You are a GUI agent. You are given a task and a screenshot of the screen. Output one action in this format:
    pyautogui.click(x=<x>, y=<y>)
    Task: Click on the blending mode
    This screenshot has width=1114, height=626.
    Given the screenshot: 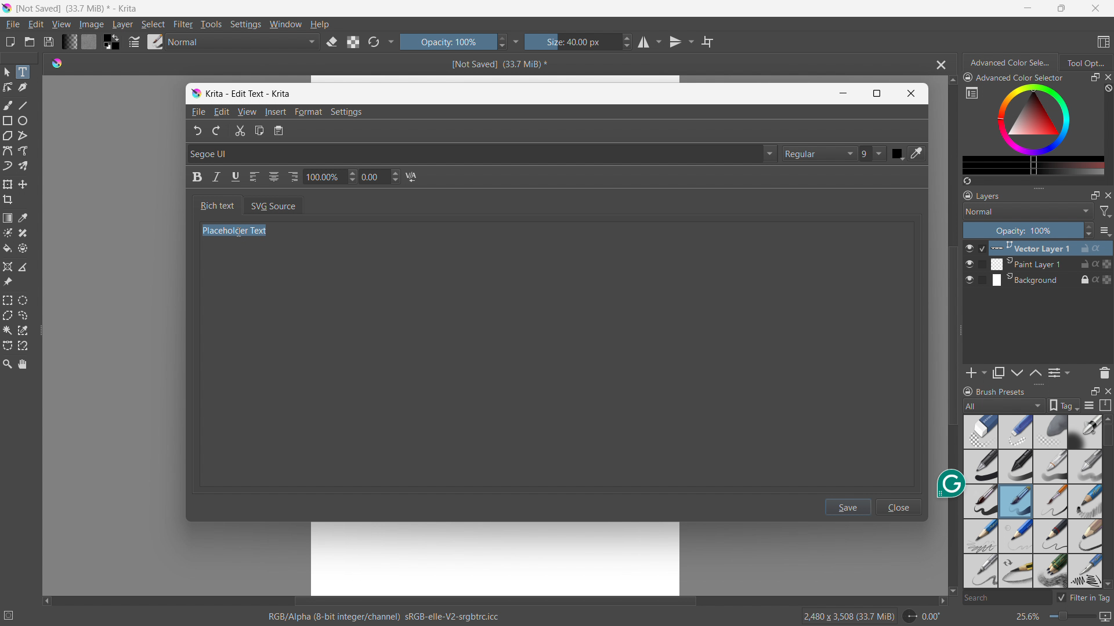 What is the action you would take?
    pyautogui.click(x=244, y=42)
    